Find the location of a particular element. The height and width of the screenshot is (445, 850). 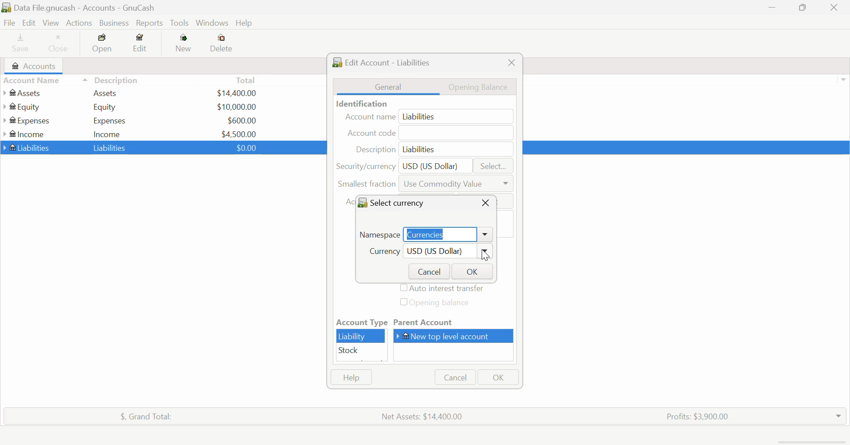

Income Account is located at coordinates (27, 134).